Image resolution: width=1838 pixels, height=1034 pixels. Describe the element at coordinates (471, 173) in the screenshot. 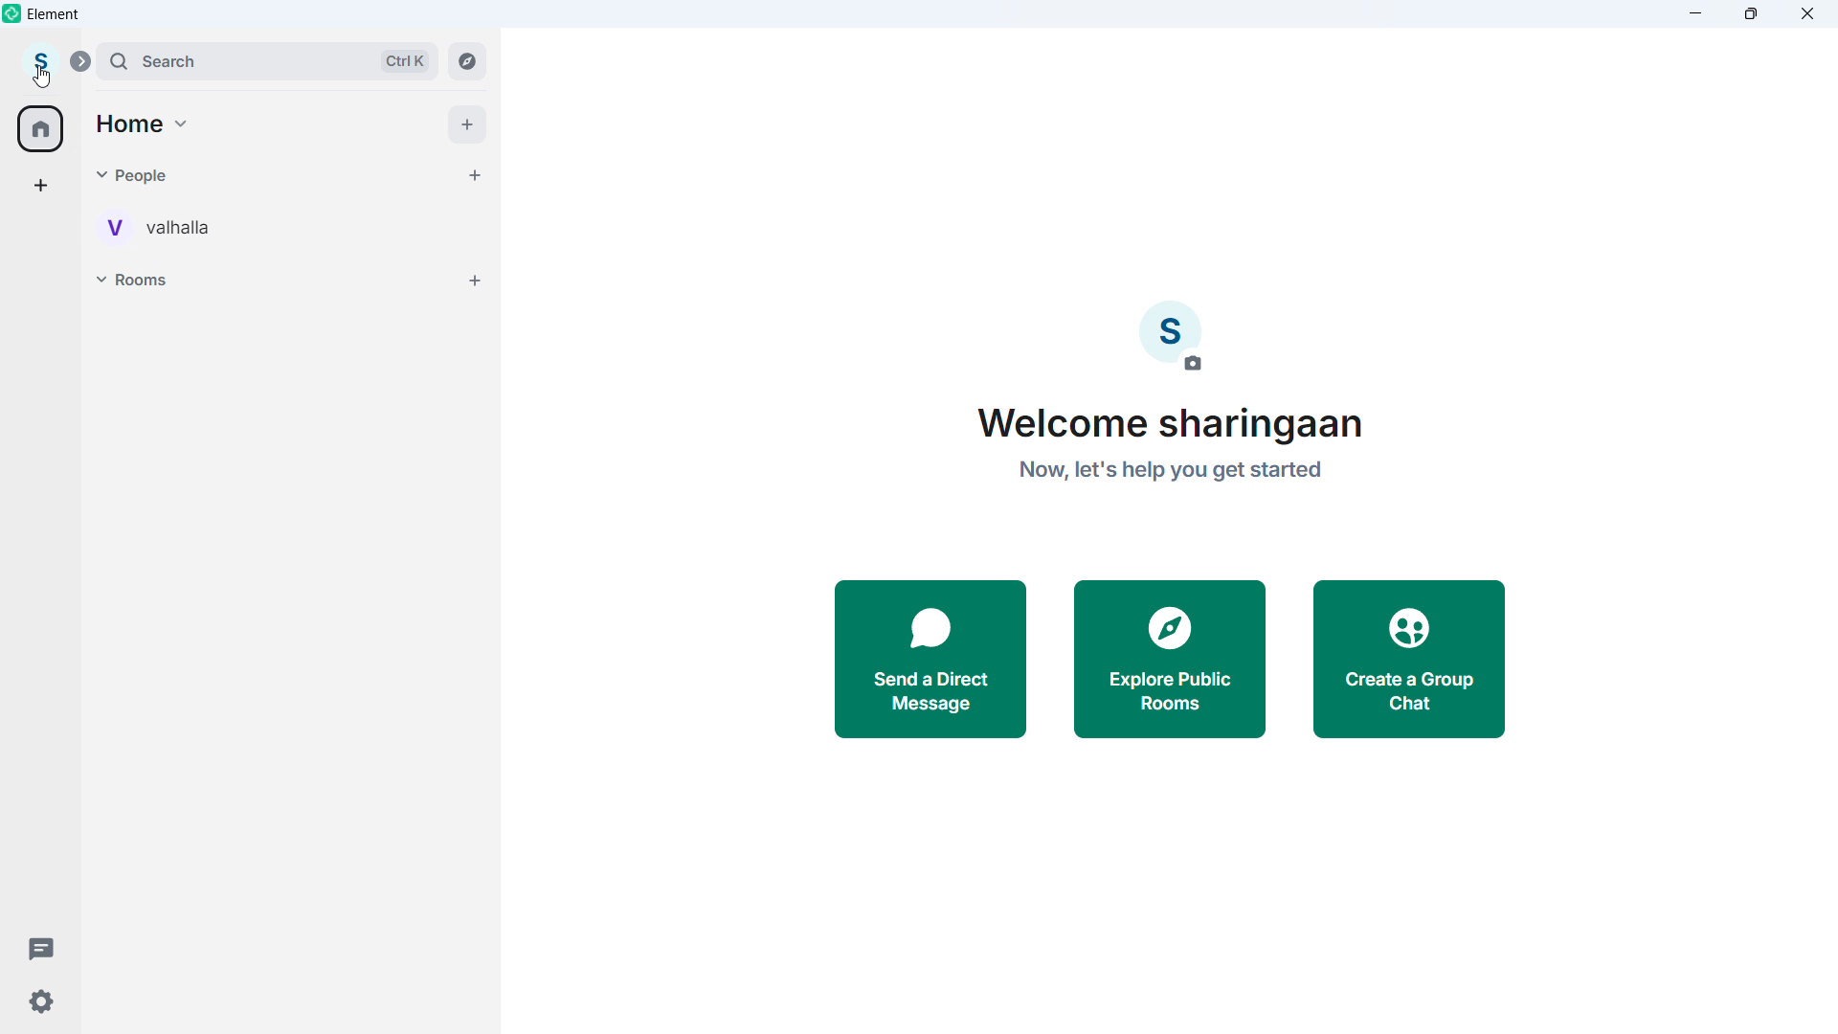

I see `Start chat ` at that location.